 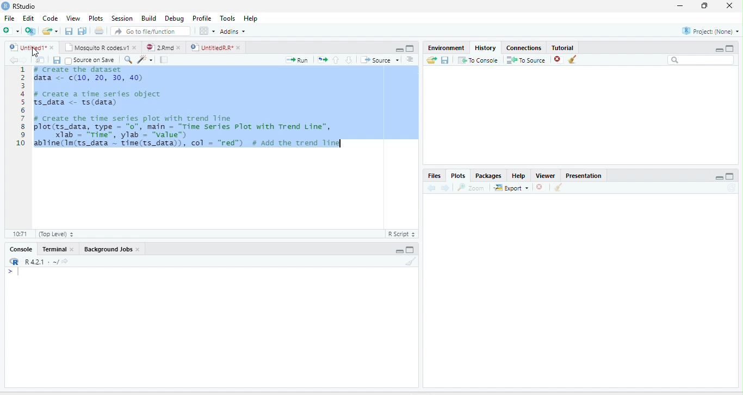 What do you see at coordinates (584, 175) in the screenshot?
I see `Presentation` at bounding box center [584, 175].